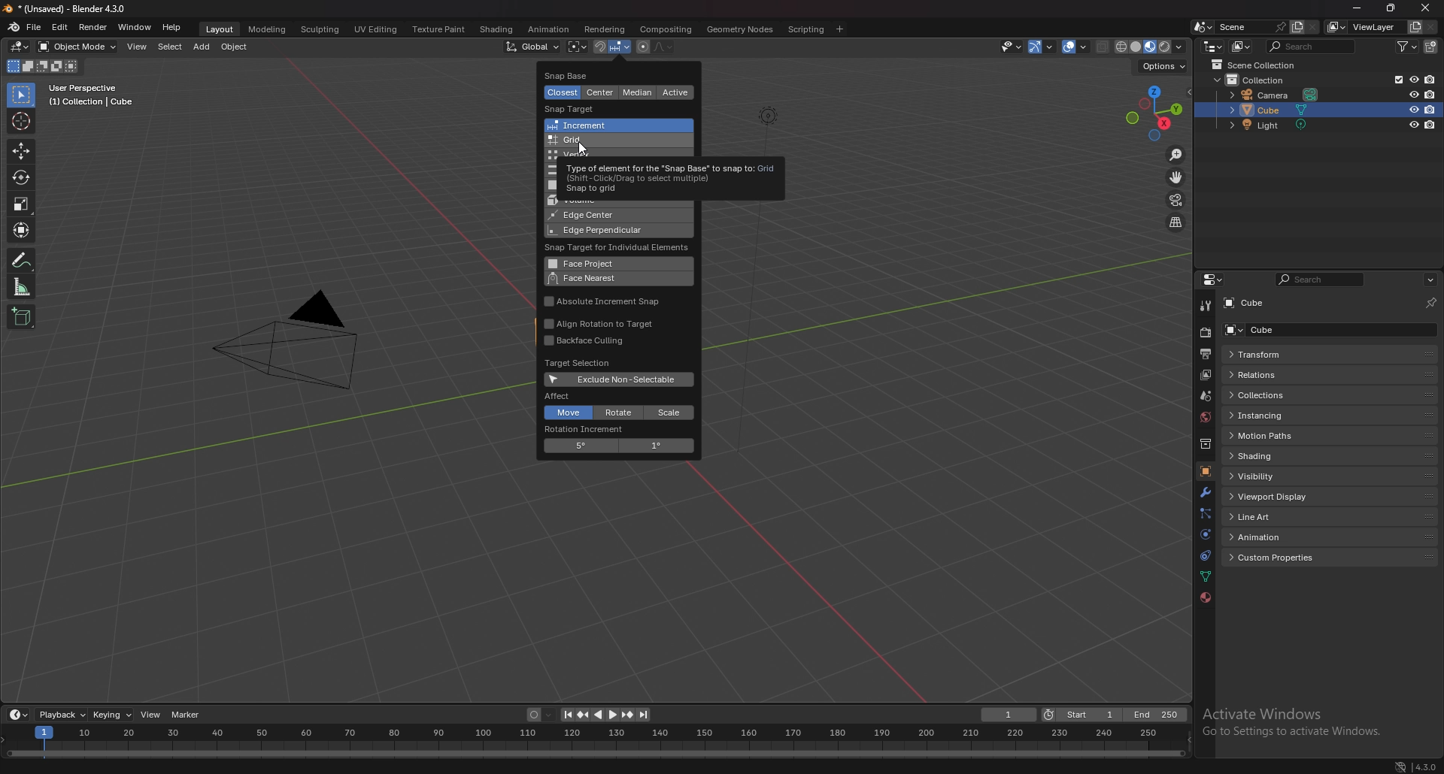 The width and height of the screenshot is (1444, 774). I want to click on object mode, so click(78, 47).